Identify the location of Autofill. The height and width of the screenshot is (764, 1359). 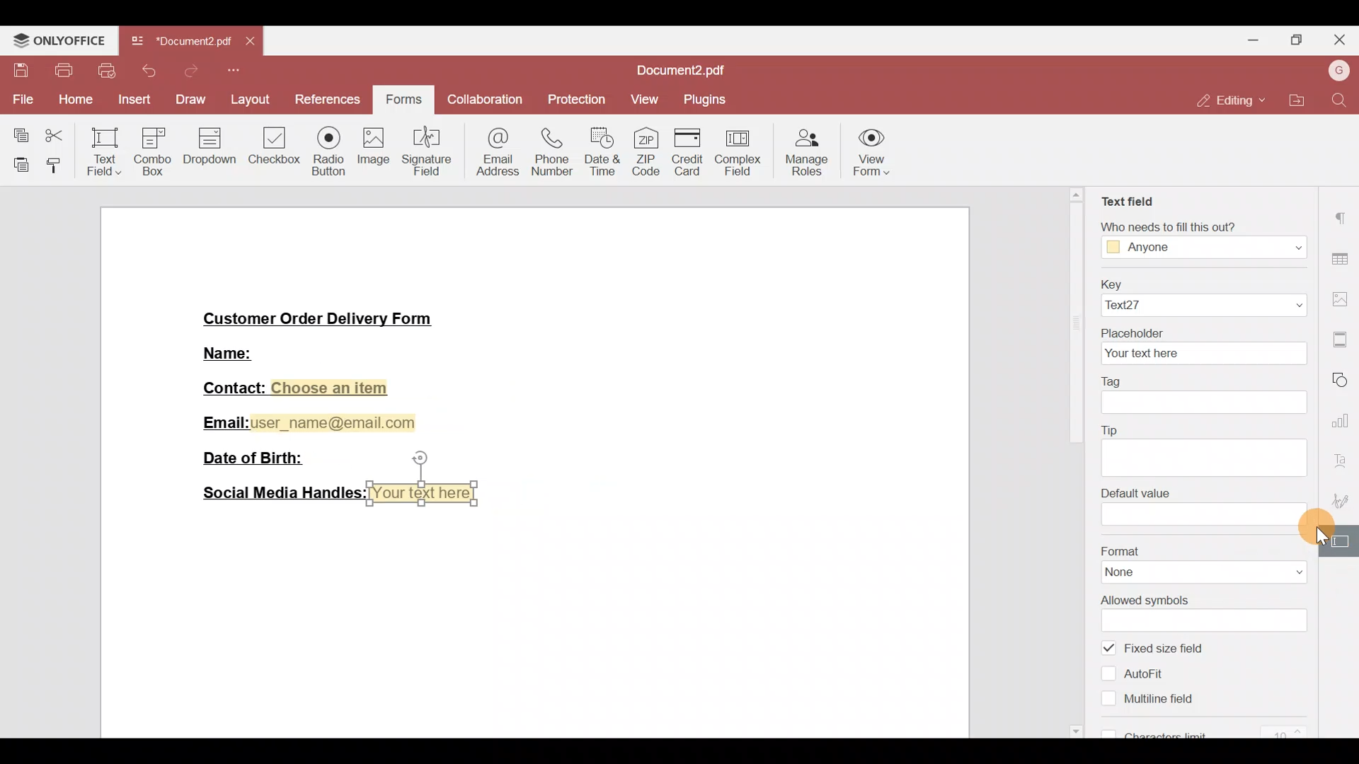
(1142, 677).